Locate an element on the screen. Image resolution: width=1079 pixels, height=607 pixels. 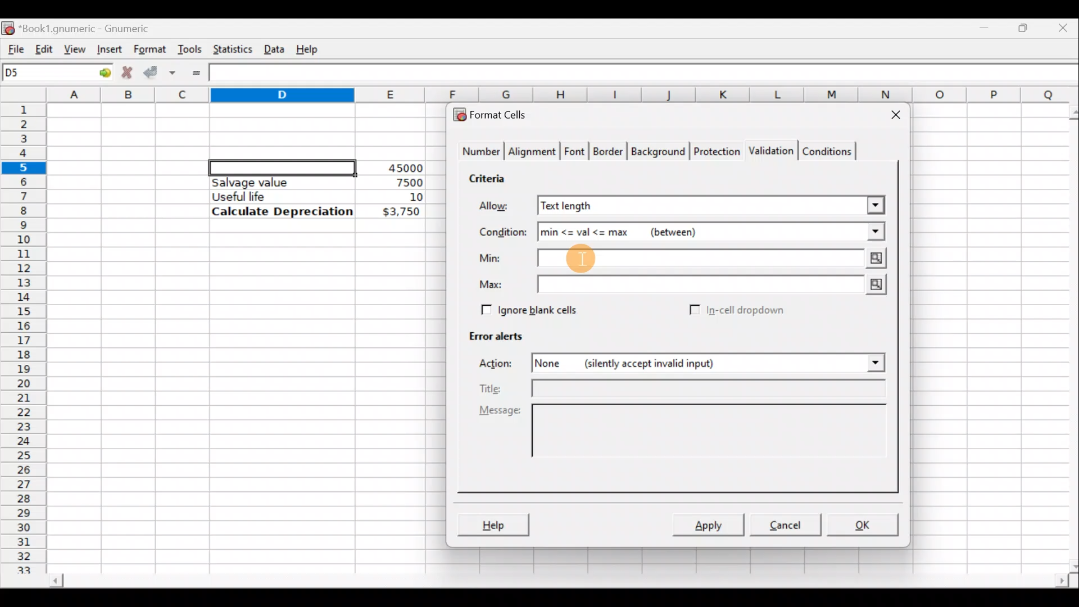
Statistics is located at coordinates (230, 48).